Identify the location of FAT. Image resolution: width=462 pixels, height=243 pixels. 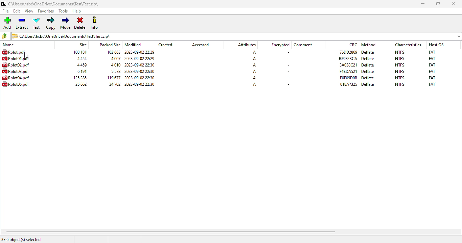
(432, 78).